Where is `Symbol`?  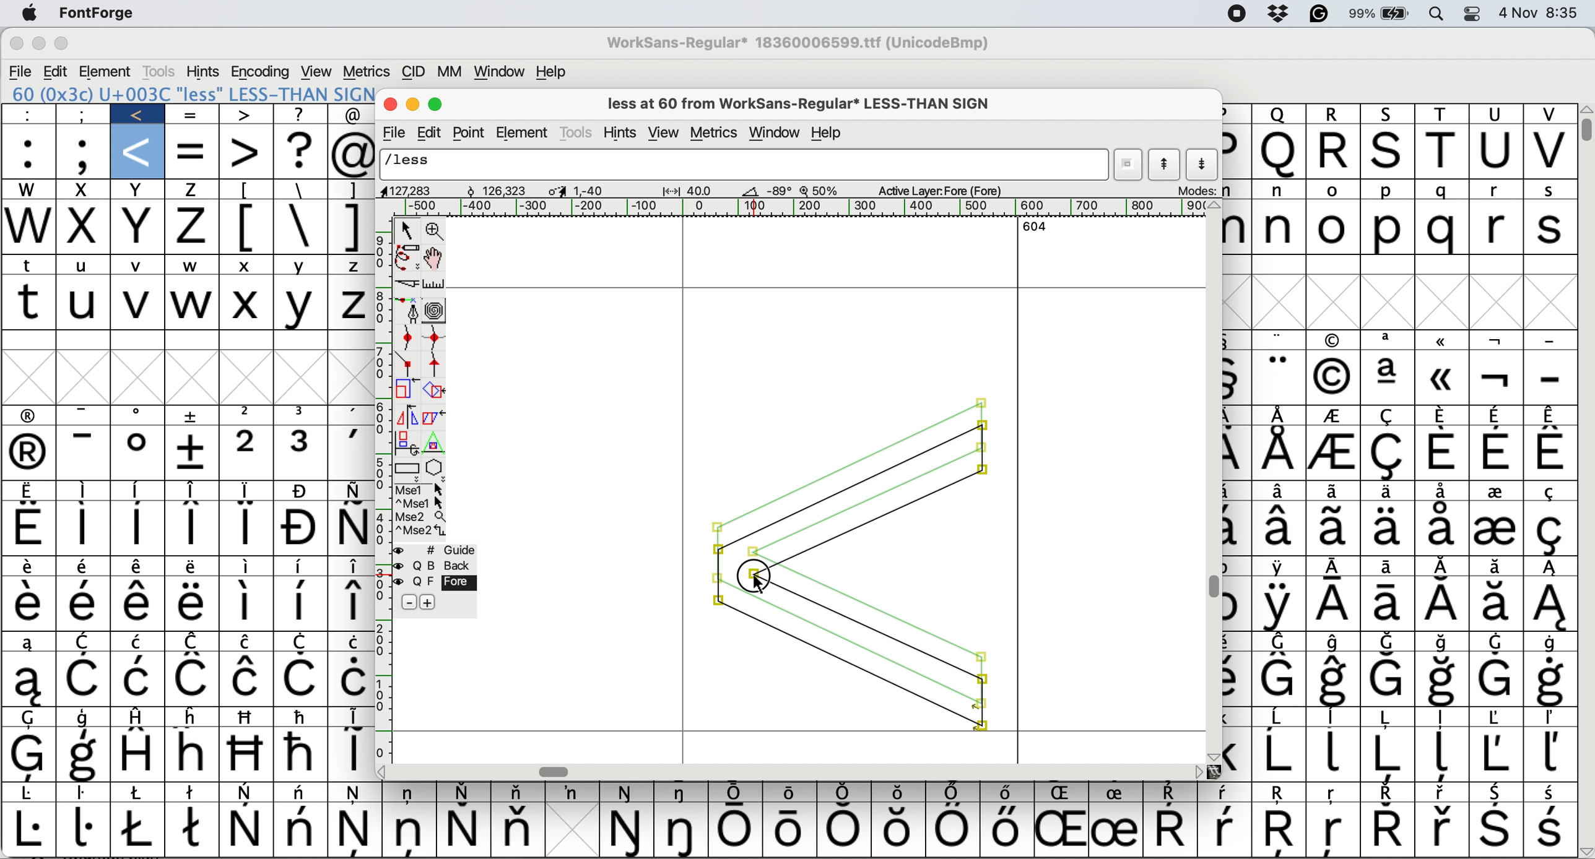
Symbol is located at coordinates (83, 604).